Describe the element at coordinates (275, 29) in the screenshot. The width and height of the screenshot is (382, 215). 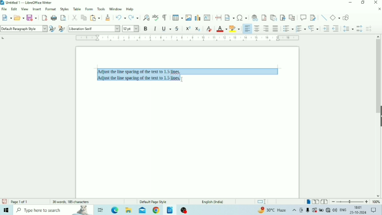
I see `Justified` at that location.